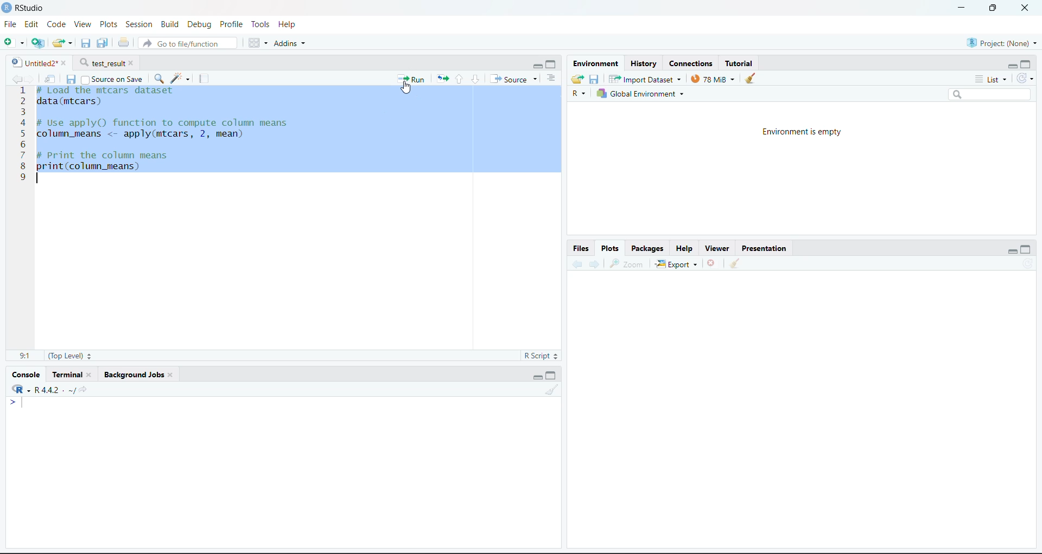 This screenshot has width=1042, height=554. Describe the element at coordinates (103, 41) in the screenshot. I see `Save current document (Ctrl + S)` at that location.